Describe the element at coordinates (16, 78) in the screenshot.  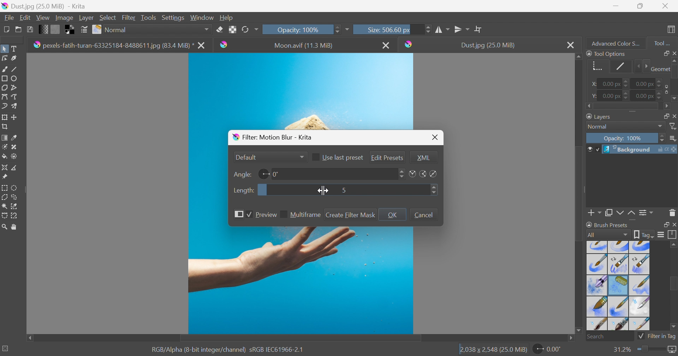
I see `Ellipse tool` at that location.